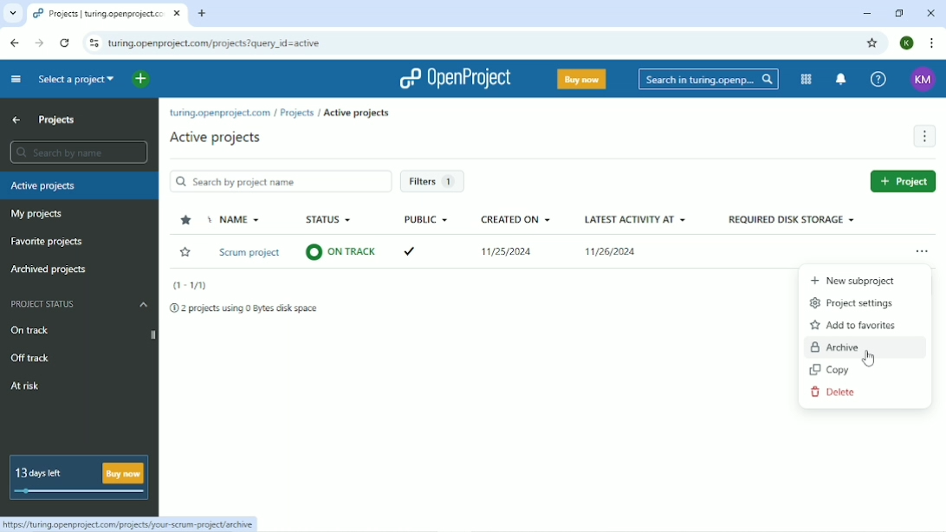  I want to click on KM, so click(923, 80).